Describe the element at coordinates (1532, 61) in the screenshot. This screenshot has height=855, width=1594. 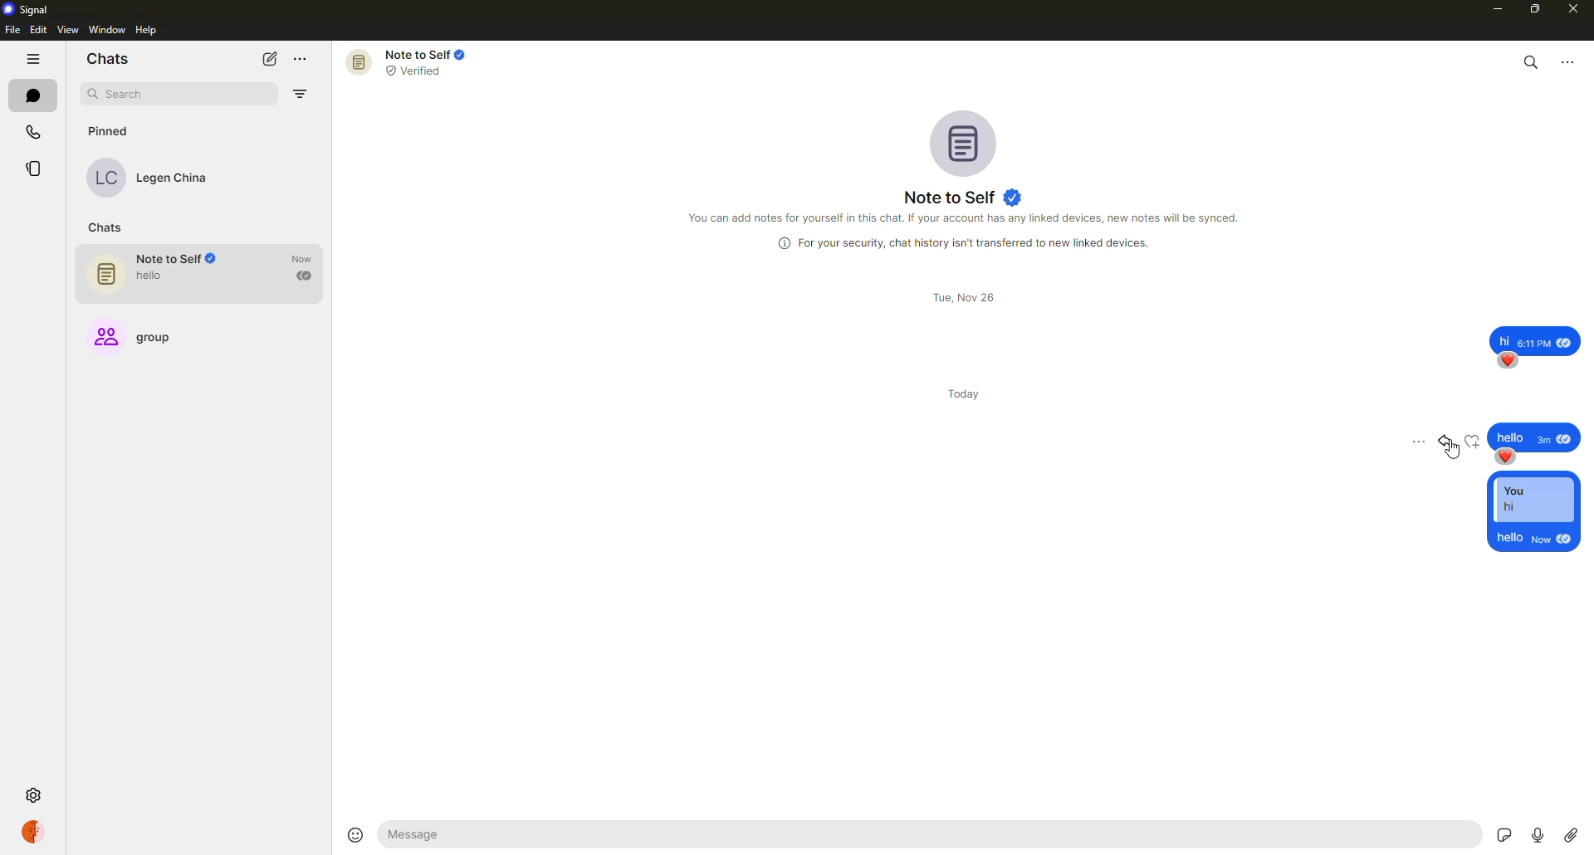
I see `search` at that location.